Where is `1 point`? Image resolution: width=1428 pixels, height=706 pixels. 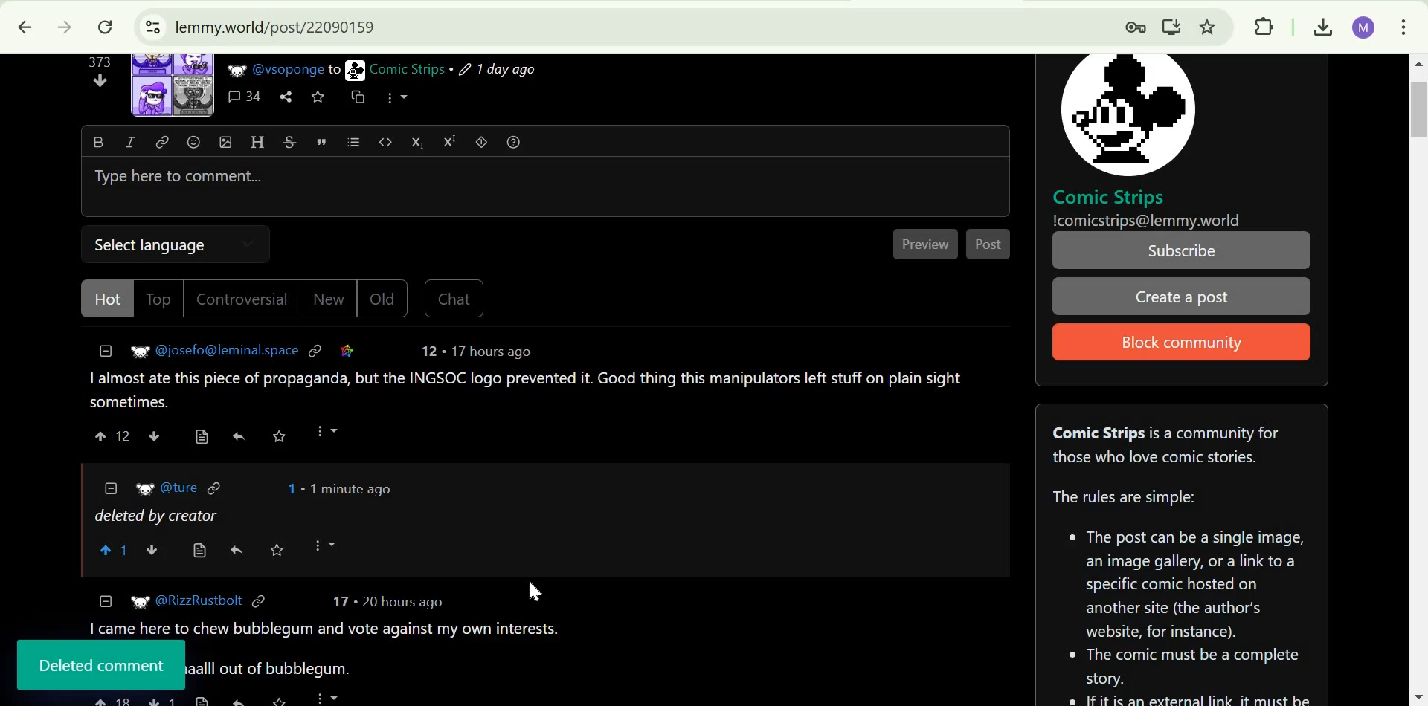
1 point is located at coordinates (289, 488).